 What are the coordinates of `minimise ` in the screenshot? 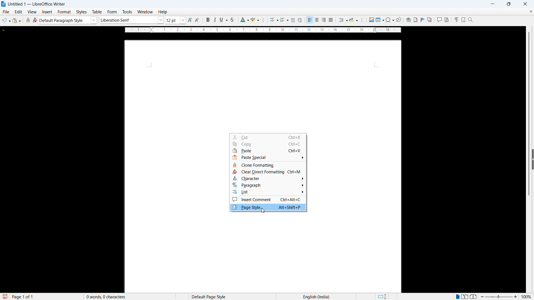 It's located at (492, 4).